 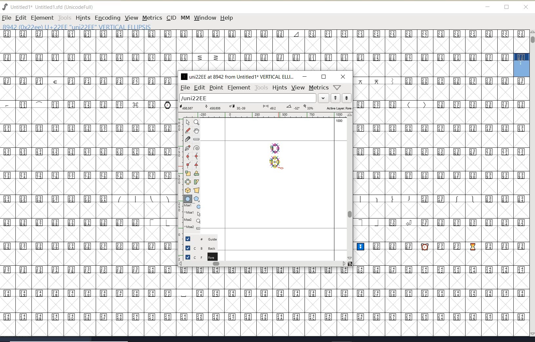 What do you see at coordinates (266, 108) in the screenshot?
I see `active layer` at bounding box center [266, 108].